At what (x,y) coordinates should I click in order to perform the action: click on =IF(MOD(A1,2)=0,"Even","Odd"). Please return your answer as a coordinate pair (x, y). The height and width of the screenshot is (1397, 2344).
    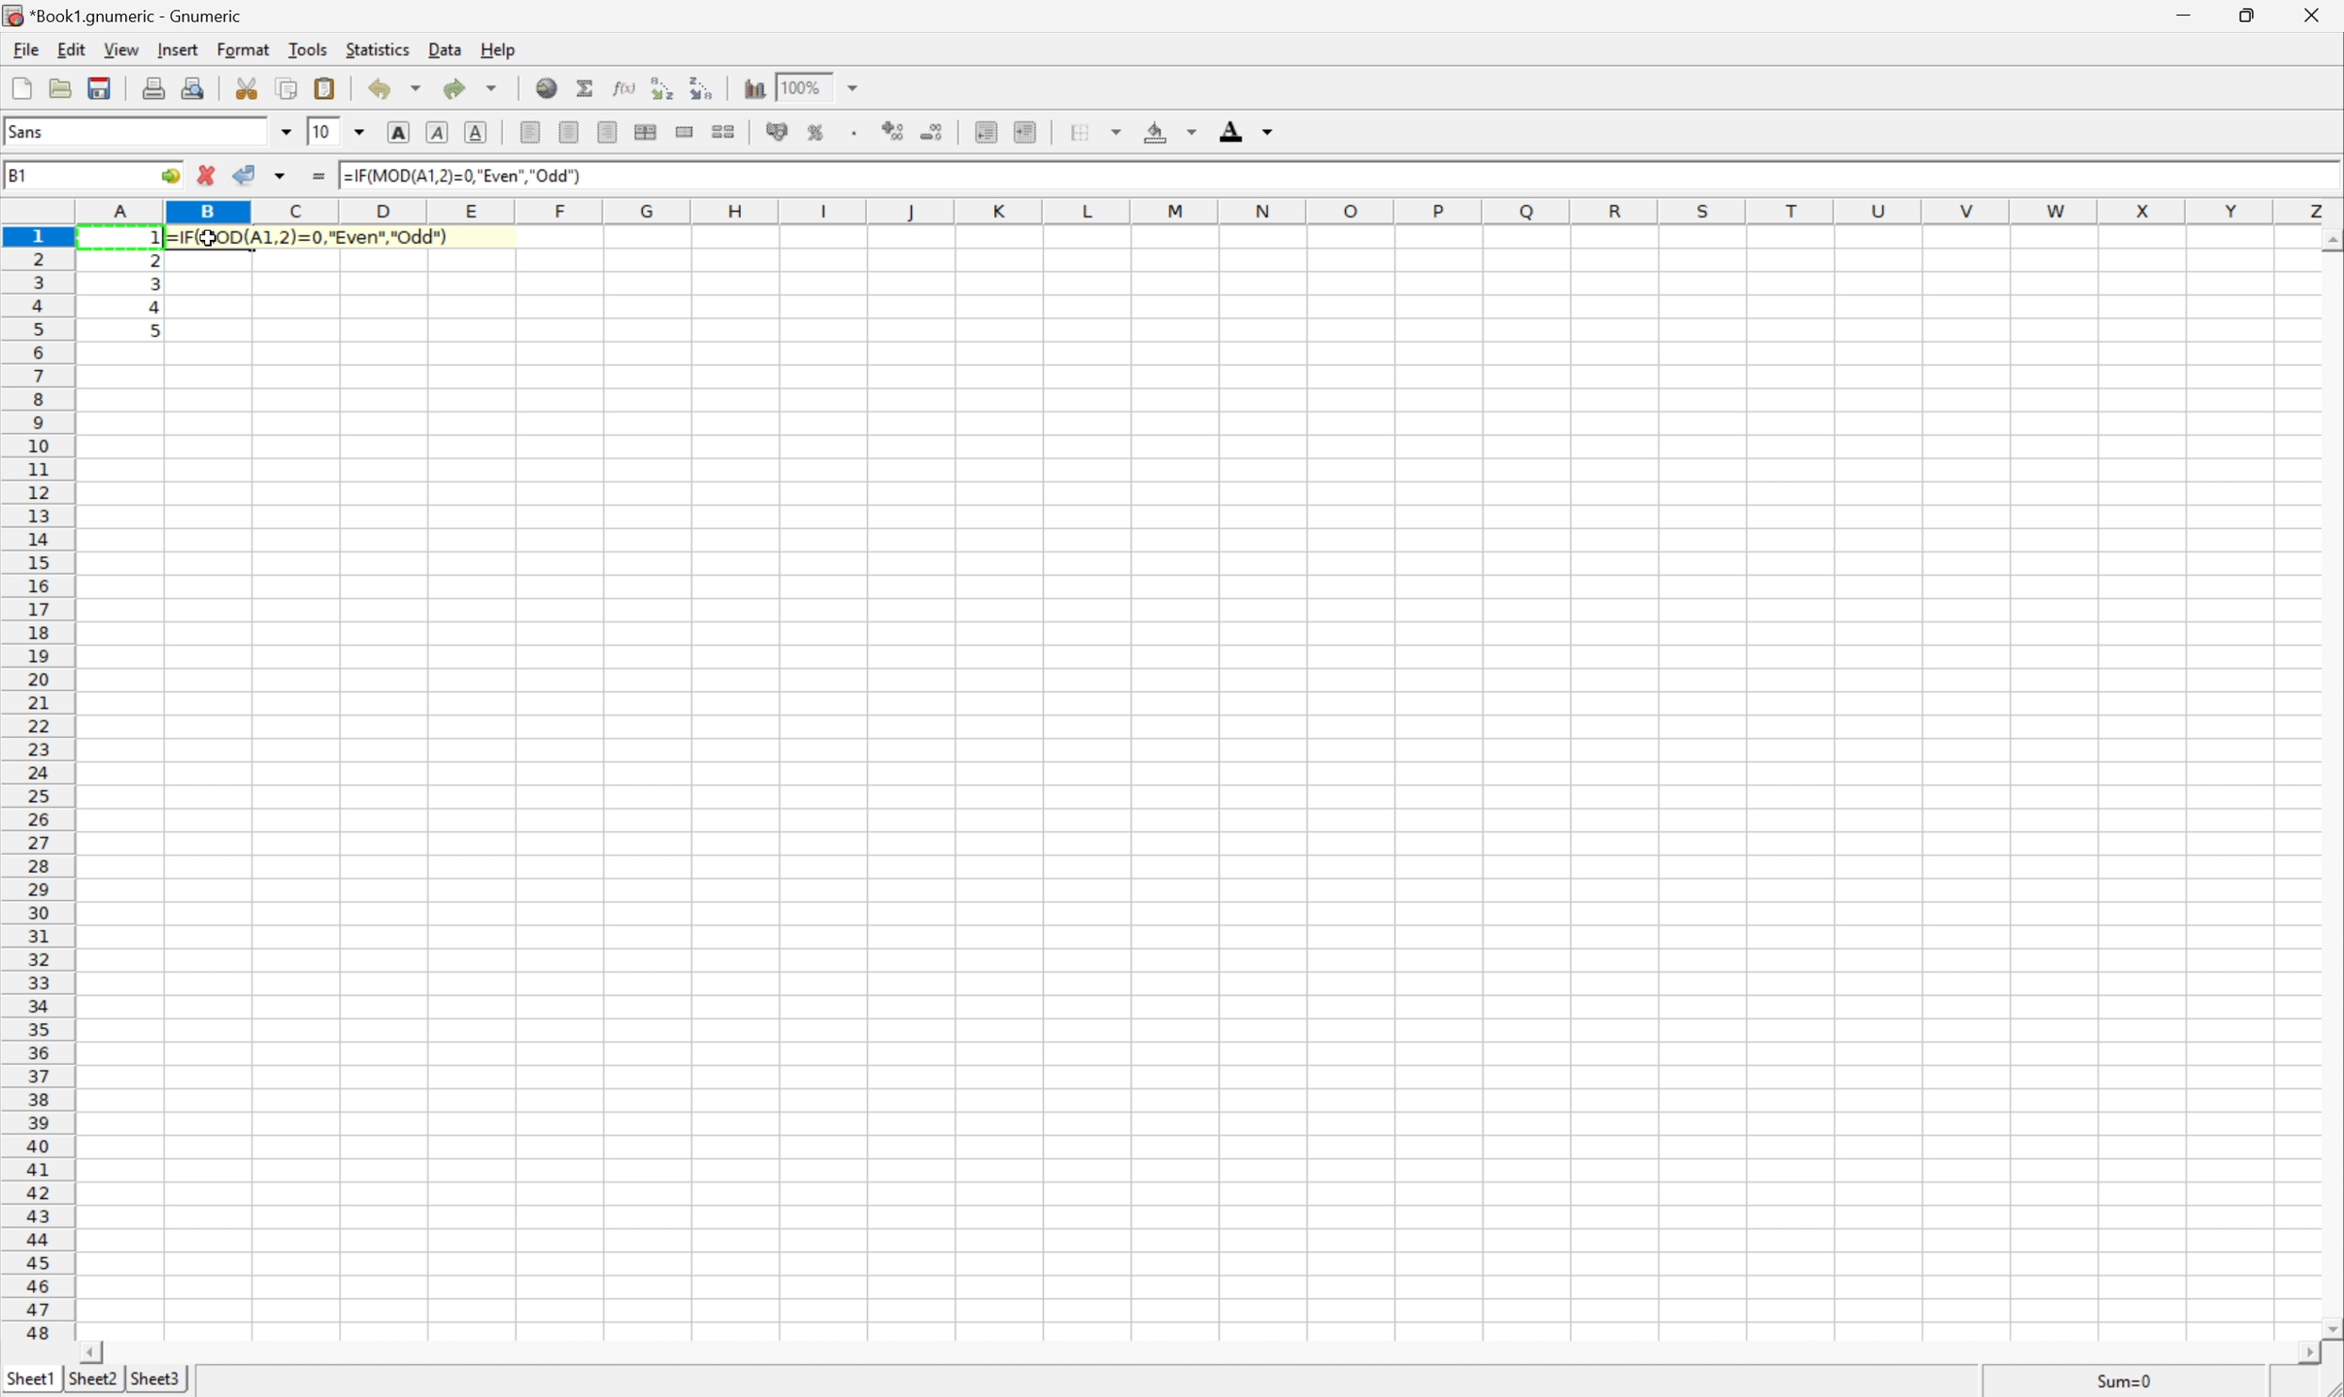
    Looking at the image, I should click on (479, 175).